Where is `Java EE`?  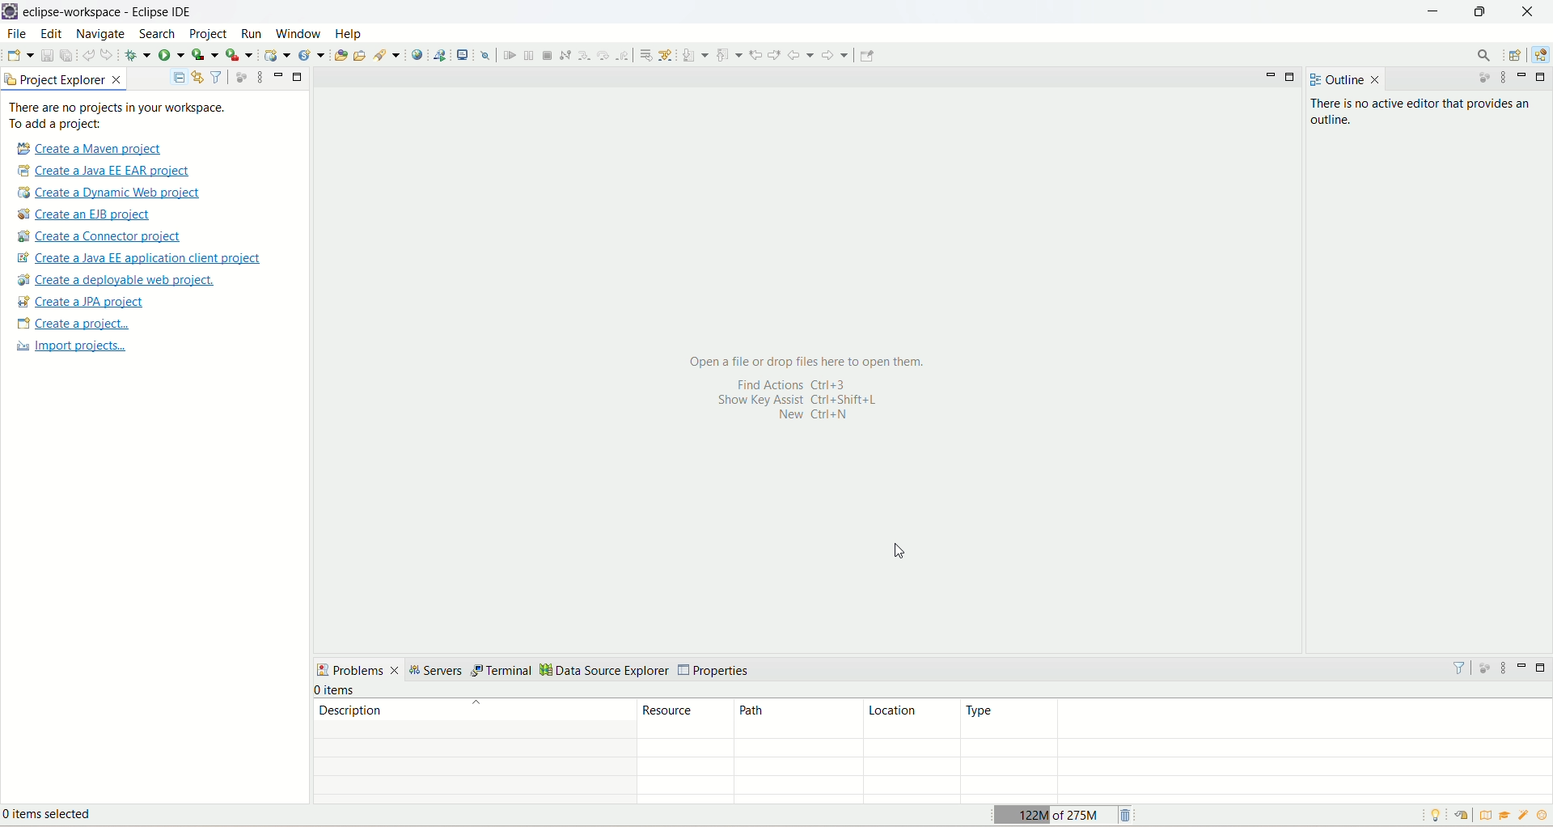
Java EE is located at coordinates (1538, 57).